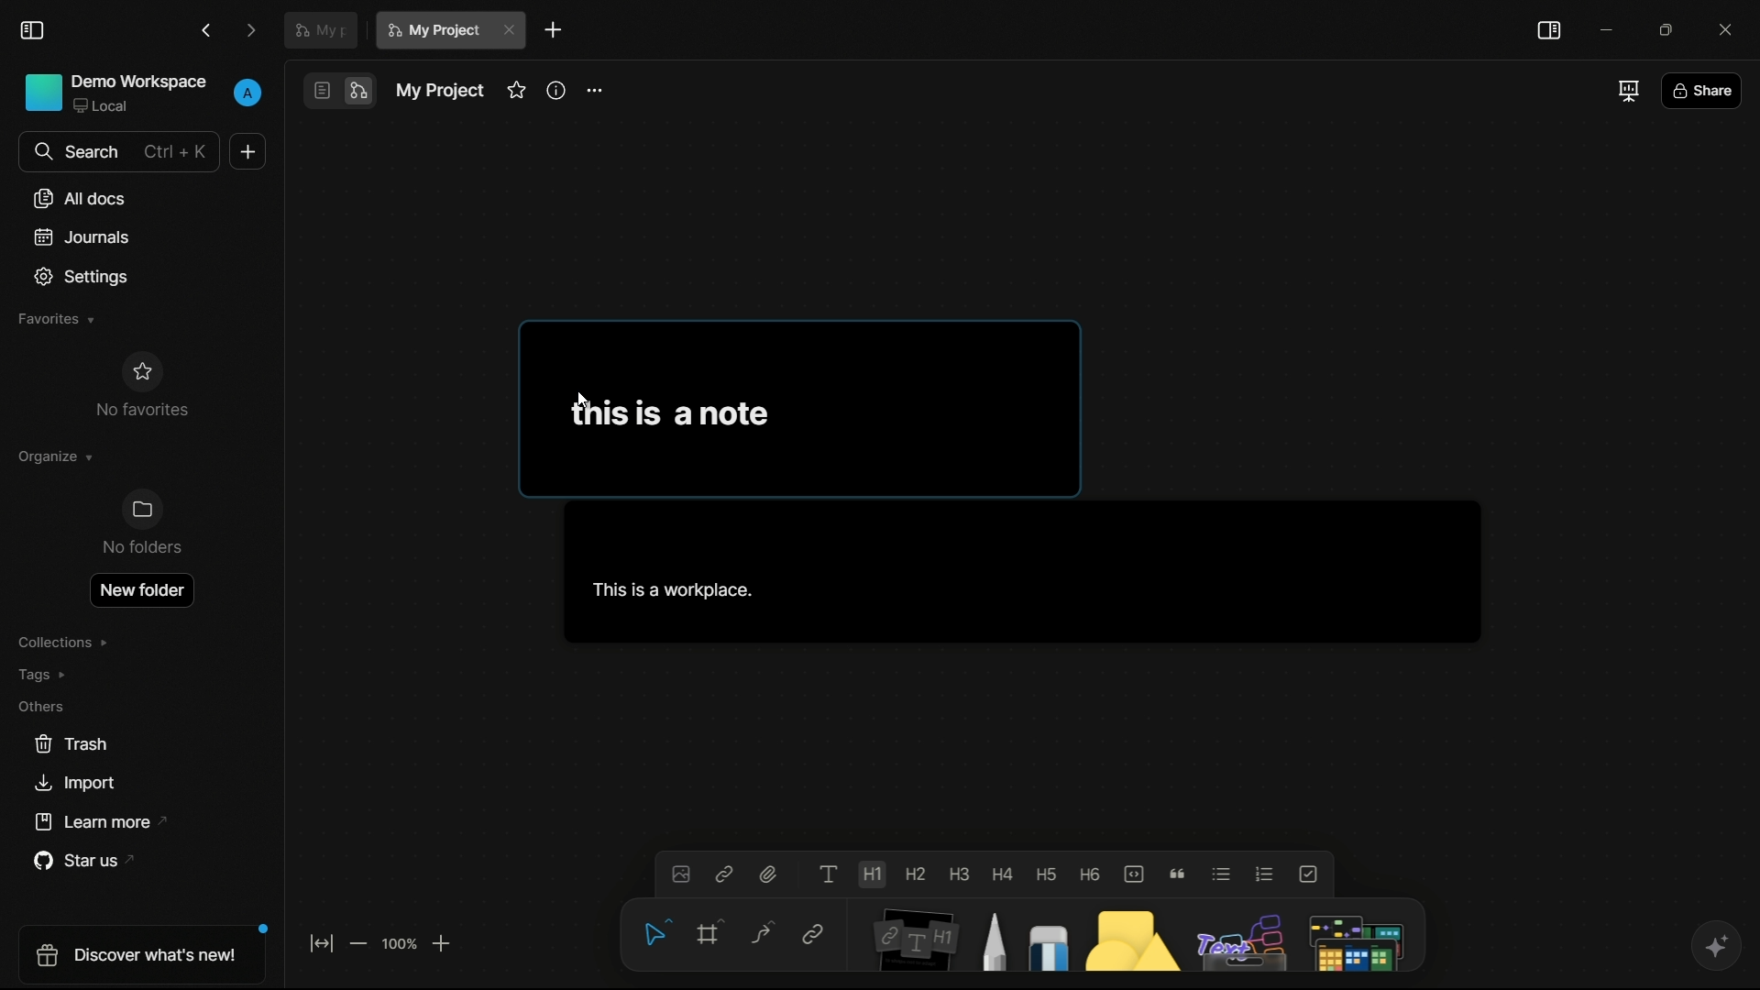 The width and height of the screenshot is (1760, 990). What do you see at coordinates (1668, 29) in the screenshot?
I see `maximize or restore` at bounding box center [1668, 29].